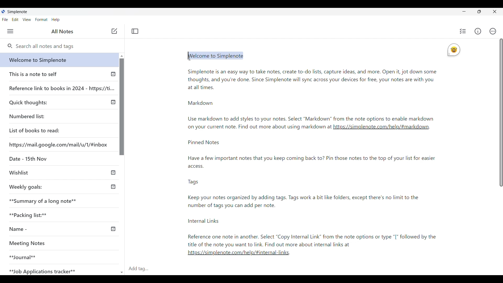 This screenshot has height=283, width=503. I want to click on Software name, so click(17, 12).